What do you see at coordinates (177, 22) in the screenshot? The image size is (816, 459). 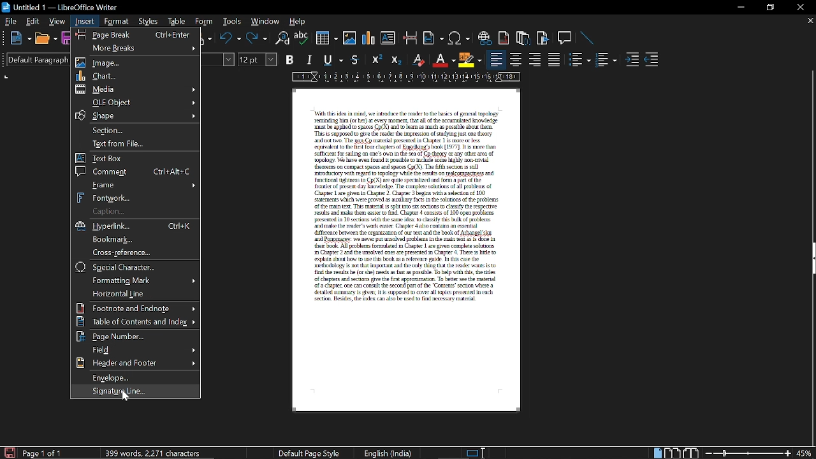 I see `table` at bounding box center [177, 22].